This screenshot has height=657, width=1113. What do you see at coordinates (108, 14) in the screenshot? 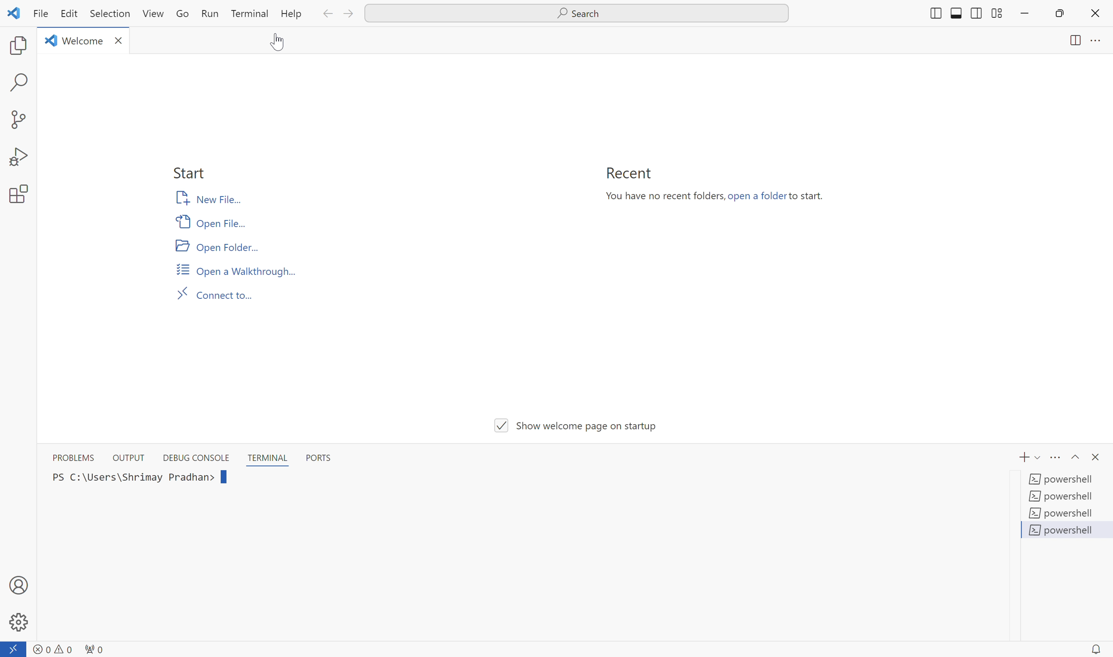
I see `Selection` at bounding box center [108, 14].